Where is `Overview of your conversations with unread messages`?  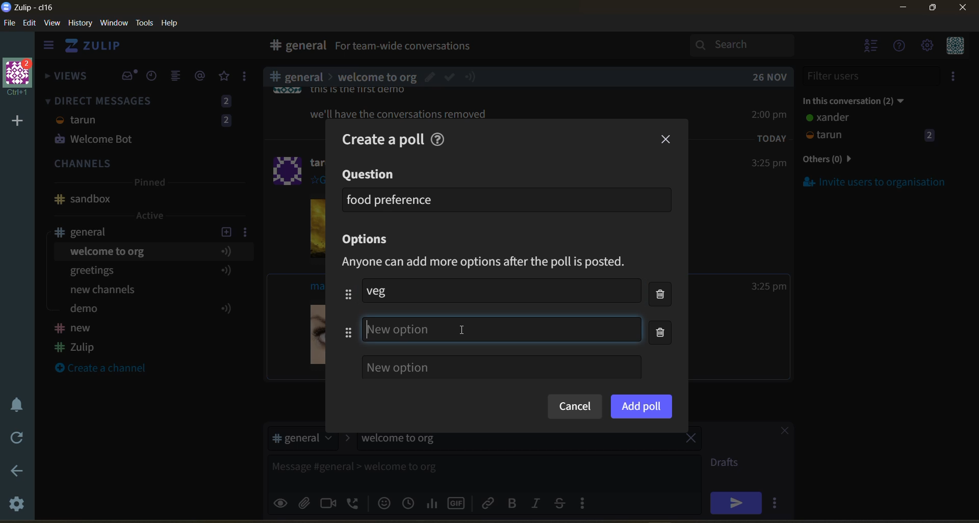 Overview of your conversations with unread messages is located at coordinates (451, 47).